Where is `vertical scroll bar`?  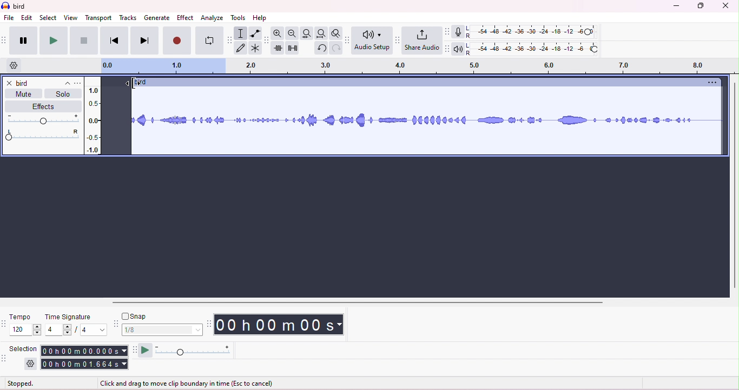 vertical scroll bar is located at coordinates (734, 186).